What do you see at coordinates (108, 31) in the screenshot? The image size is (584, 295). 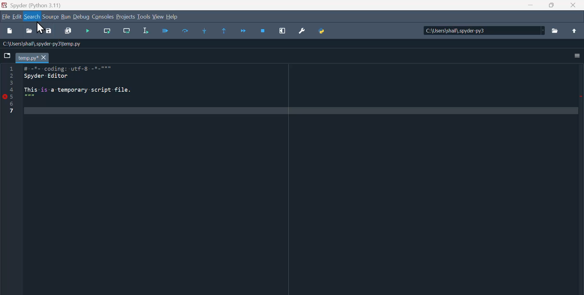 I see `Run current cell` at bounding box center [108, 31].